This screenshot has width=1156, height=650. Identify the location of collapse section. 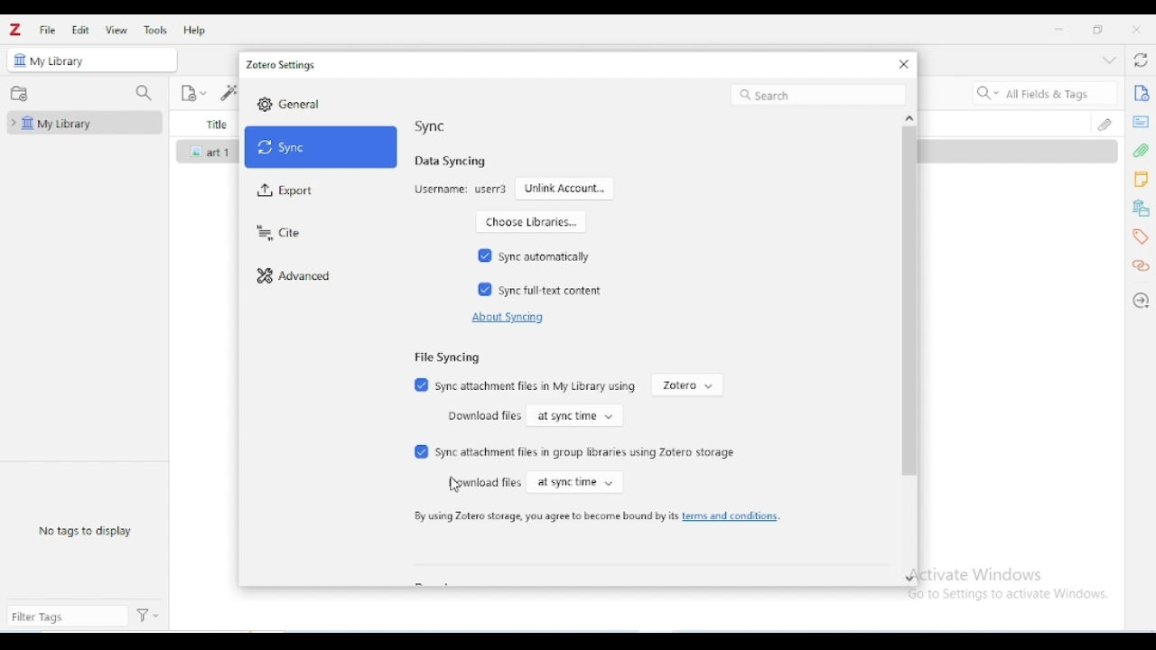
(1109, 60).